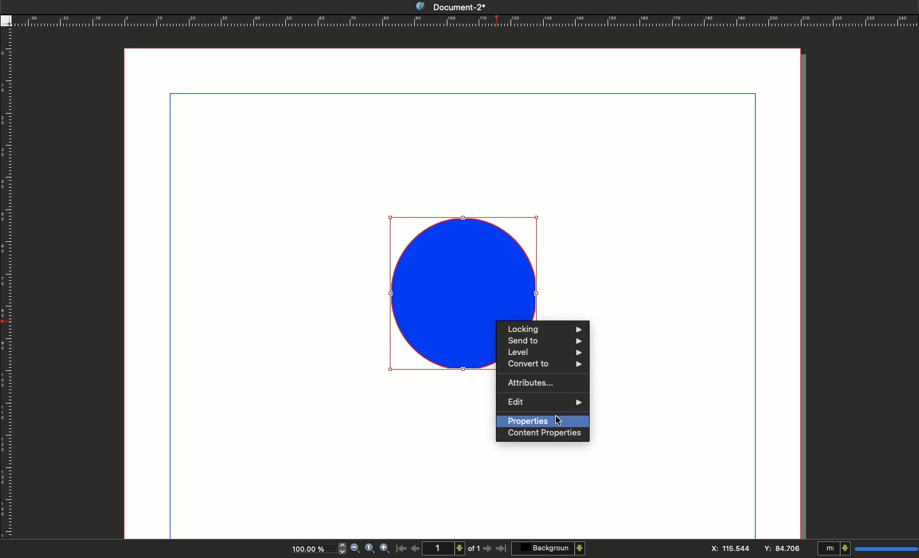 This screenshot has height=558, width=919. What do you see at coordinates (865, 549) in the screenshot?
I see `mI` at bounding box center [865, 549].